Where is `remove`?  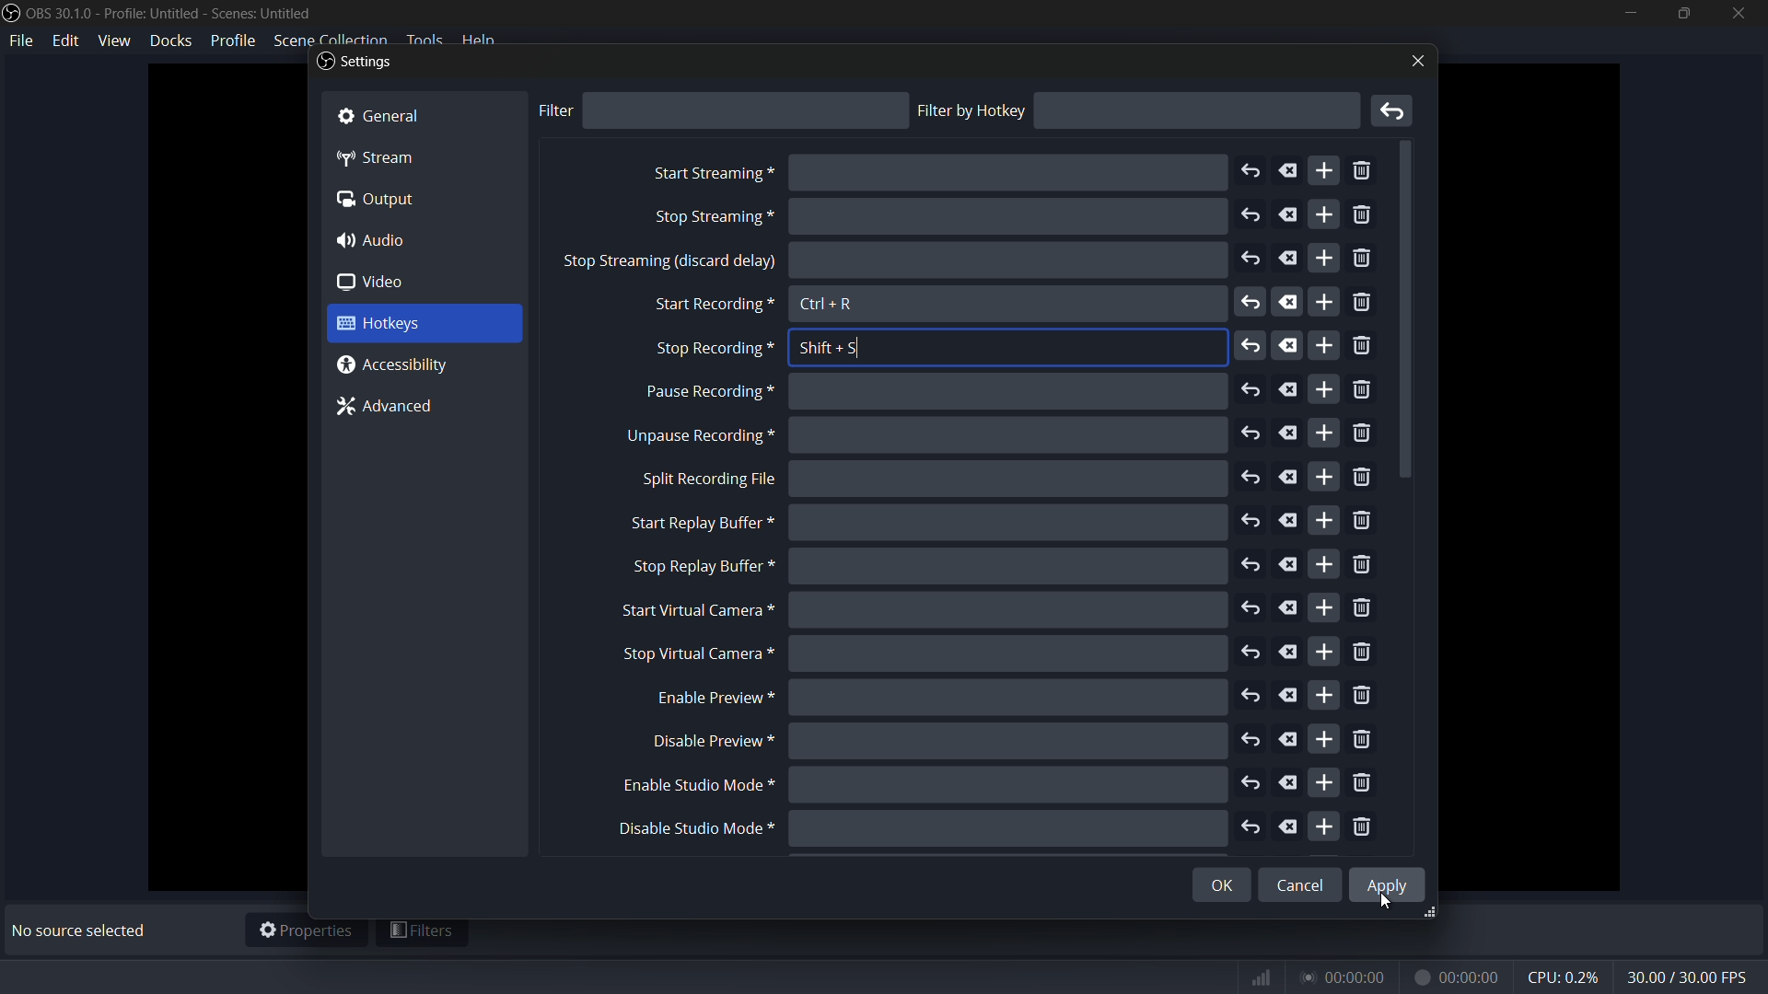
remove is located at coordinates (1362, 348).